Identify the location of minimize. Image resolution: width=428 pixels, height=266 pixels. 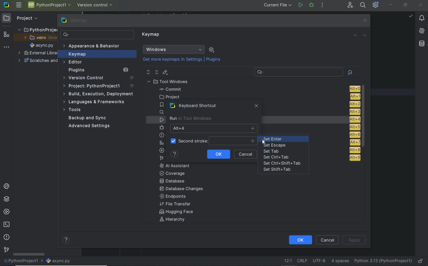
(391, 5).